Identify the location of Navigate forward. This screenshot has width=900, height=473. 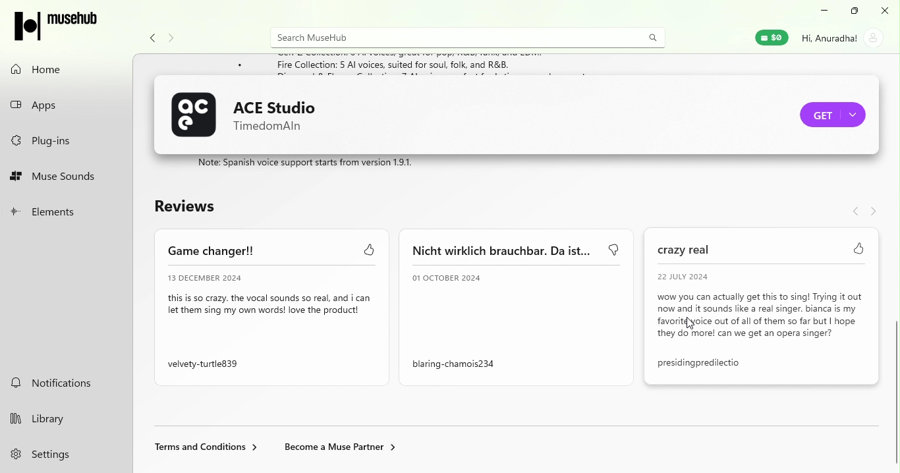
(874, 212).